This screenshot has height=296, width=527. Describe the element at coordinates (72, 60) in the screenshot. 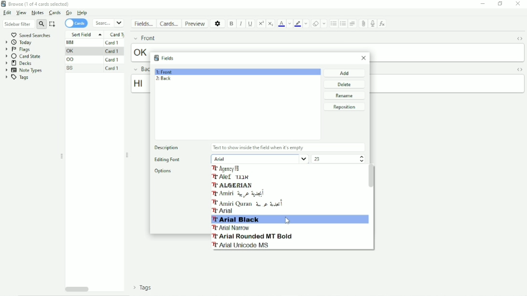

I see `OO` at that location.